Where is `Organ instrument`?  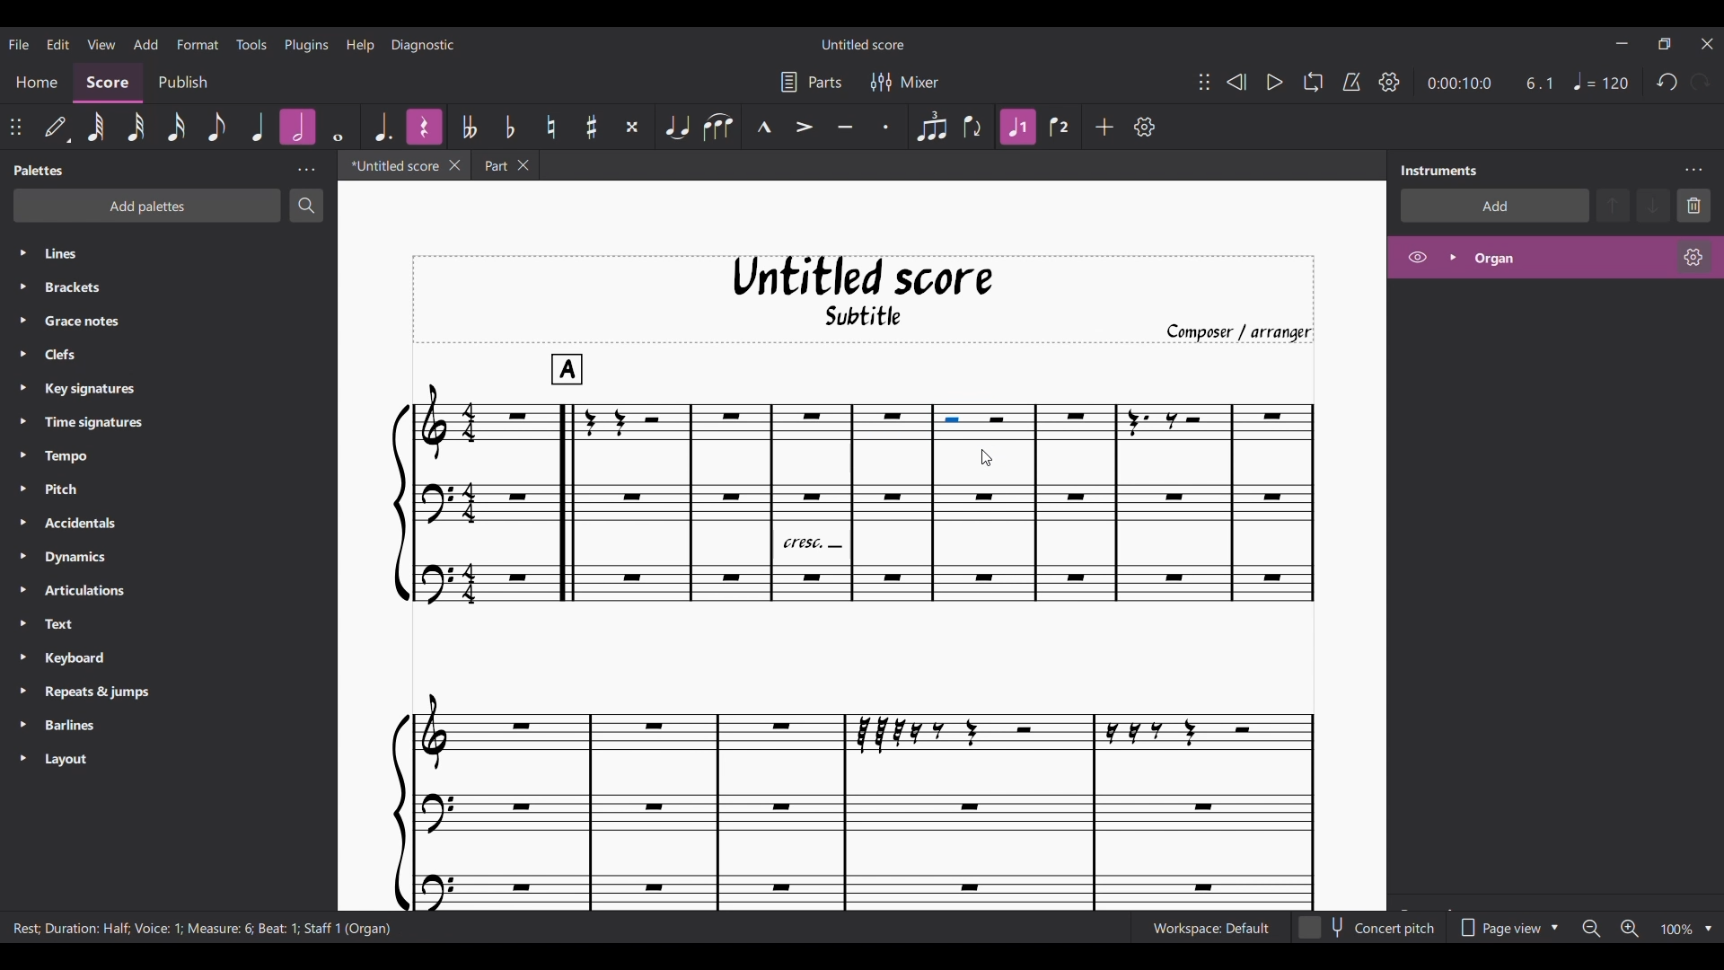 Organ instrument is located at coordinates (1566, 258).